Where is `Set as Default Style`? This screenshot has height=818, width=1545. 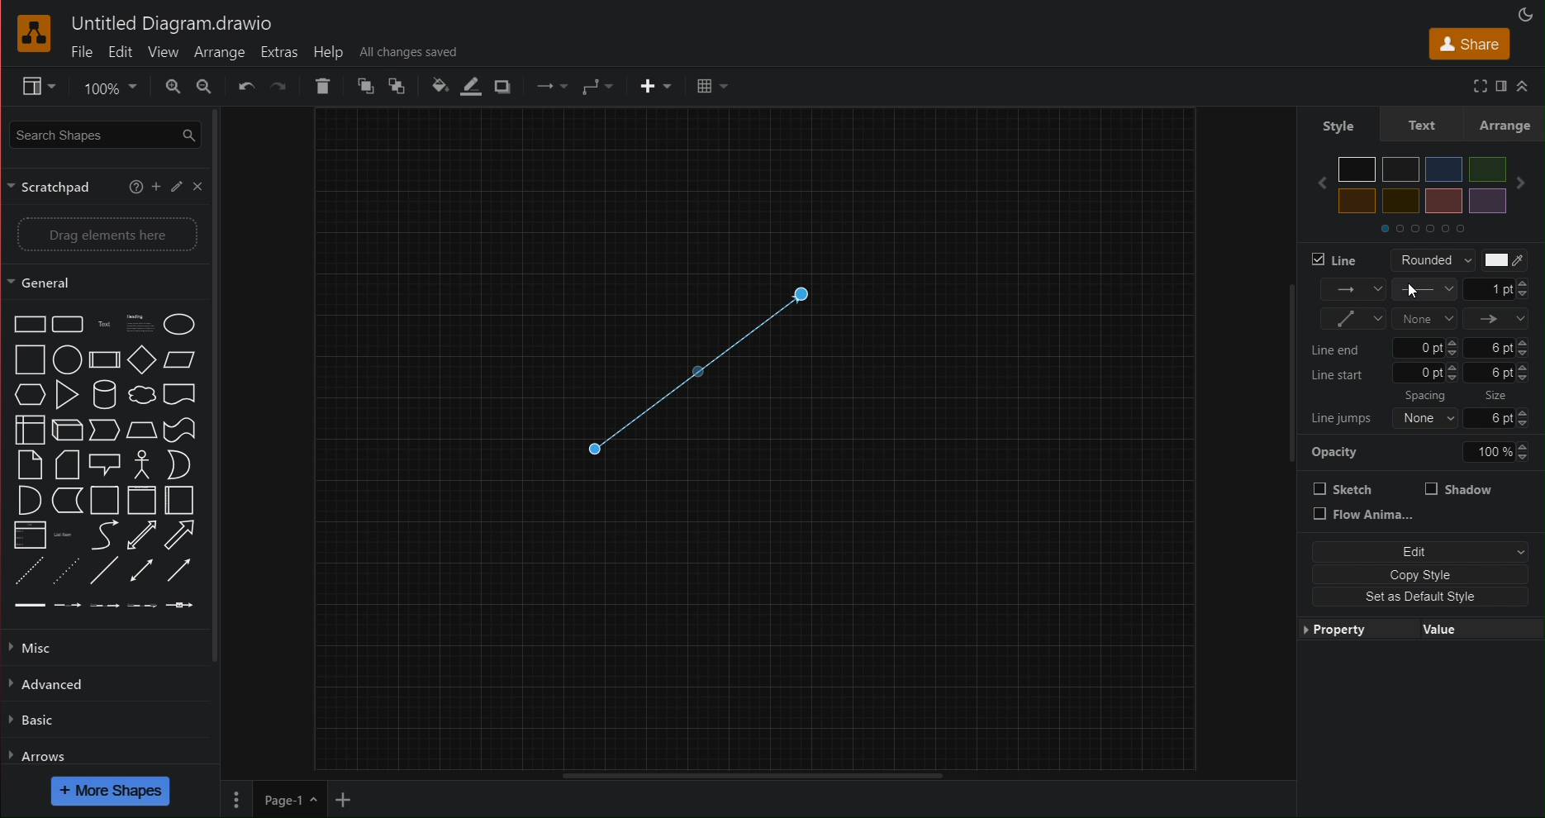
Set as Default Style is located at coordinates (1410, 597).